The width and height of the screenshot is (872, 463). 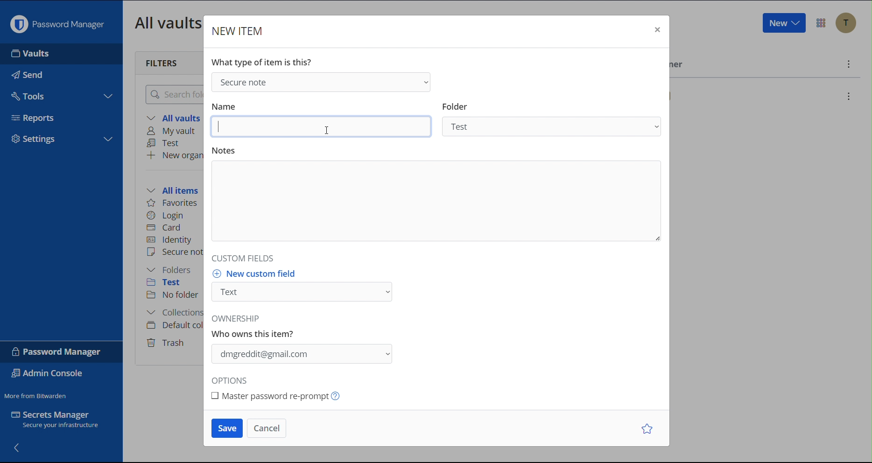 What do you see at coordinates (29, 94) in the screenshot?
I see `Tools` at bounding box center [29, 94].